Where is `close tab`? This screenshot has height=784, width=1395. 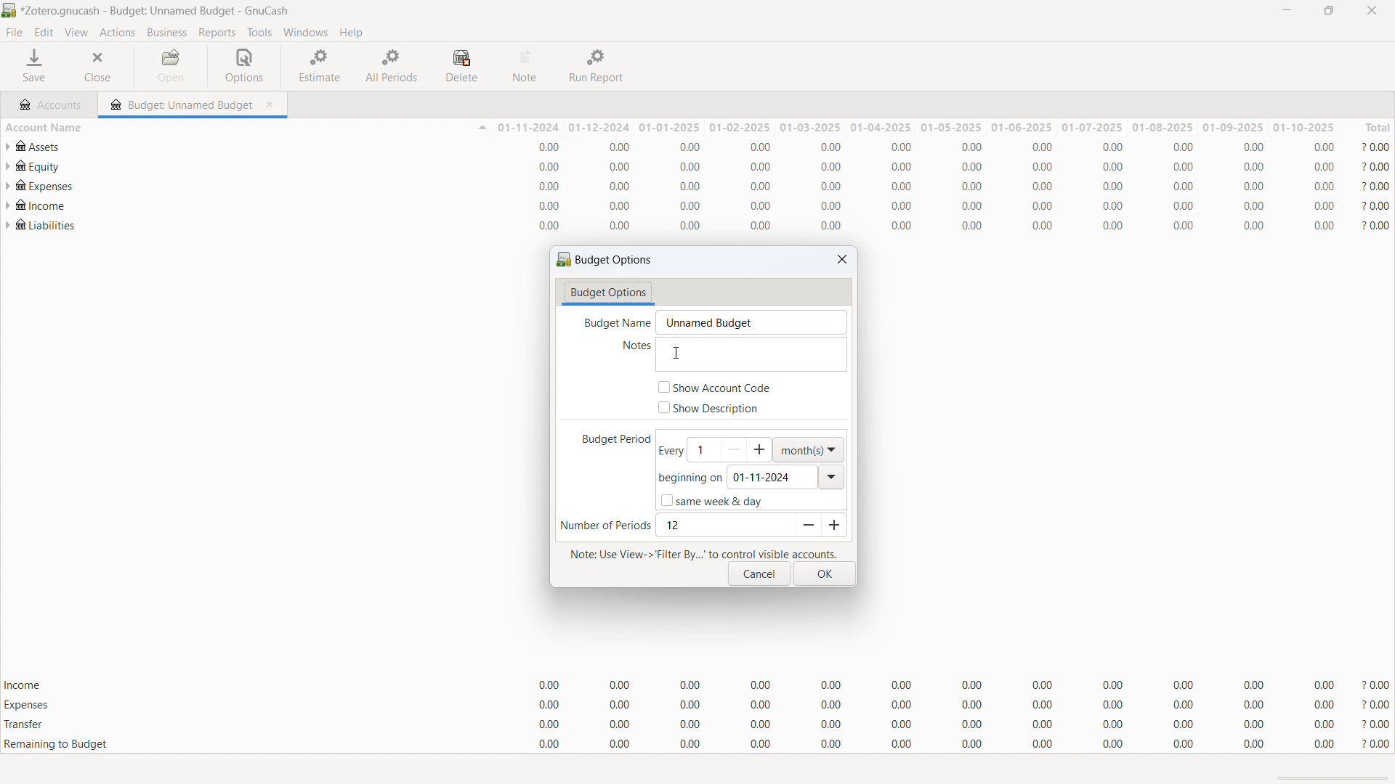 close tab is located at coordinates (273, 102).